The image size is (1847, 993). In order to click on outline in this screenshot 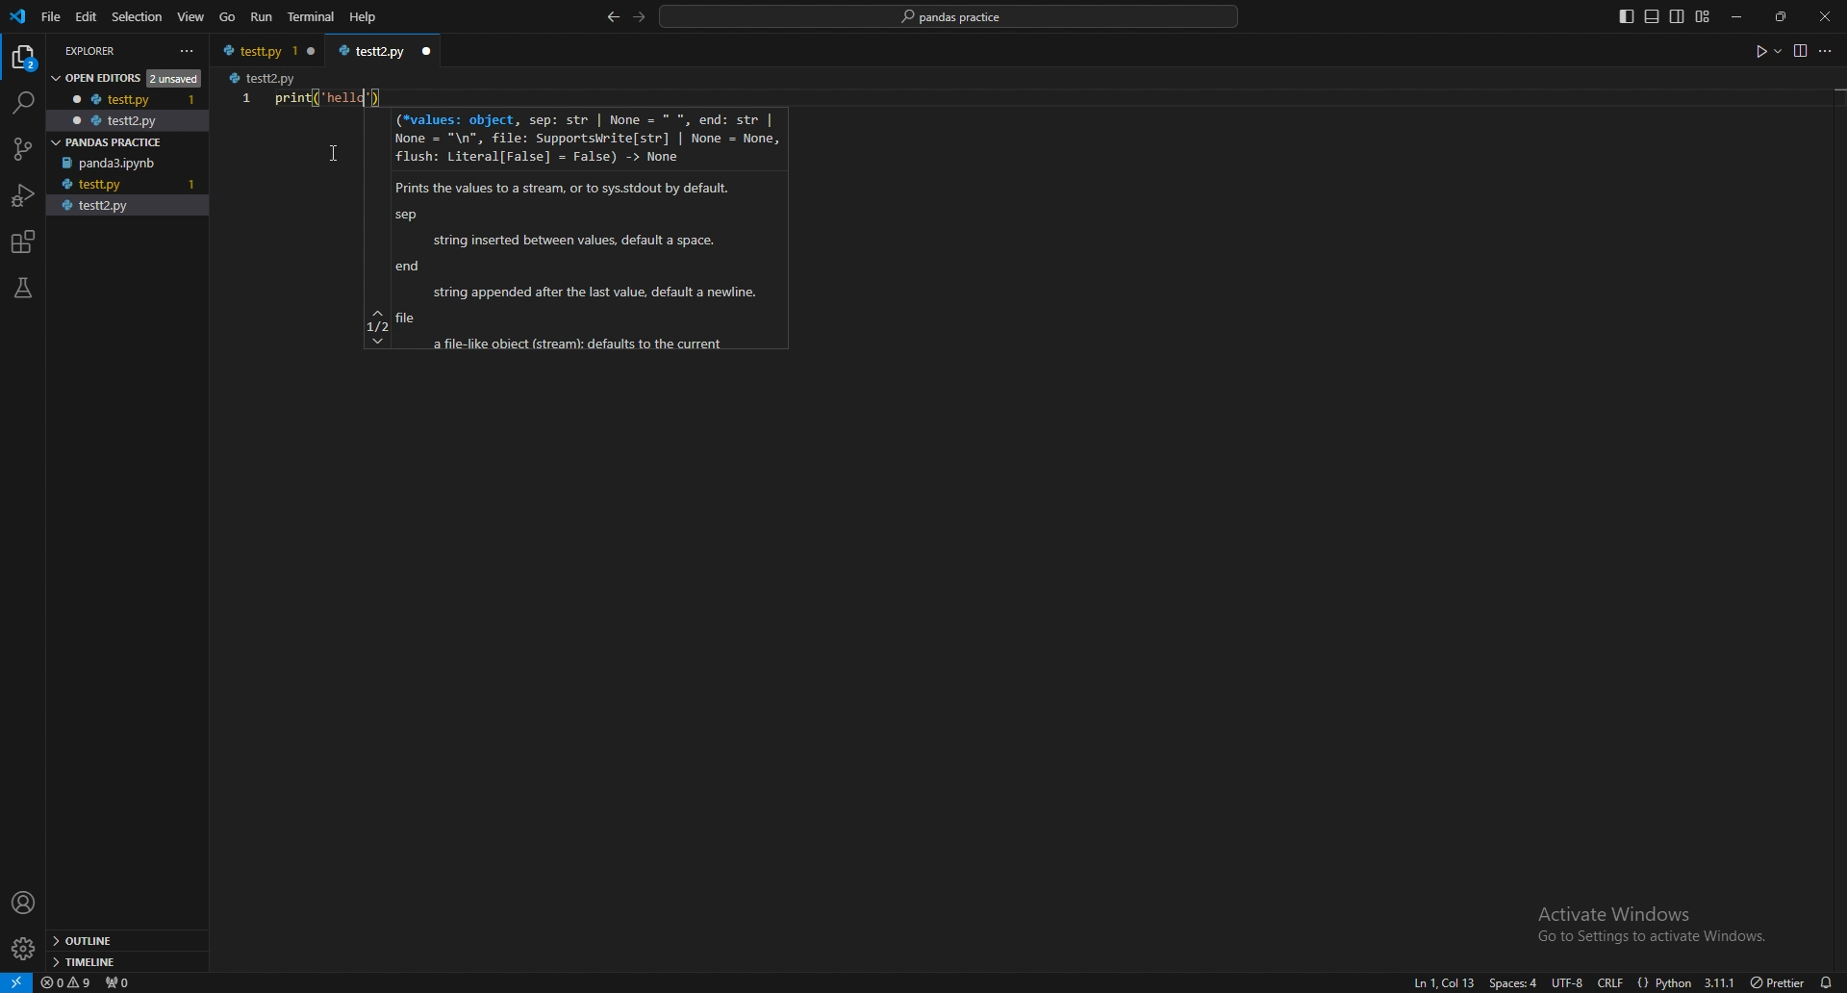, I will do `click(123, 941)`.